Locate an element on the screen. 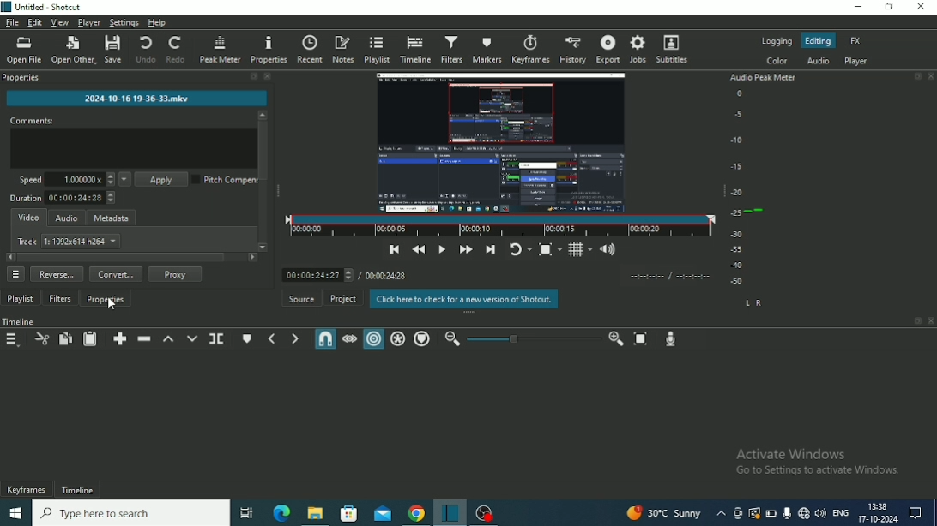  Properties is located at coordinates (268, 49).